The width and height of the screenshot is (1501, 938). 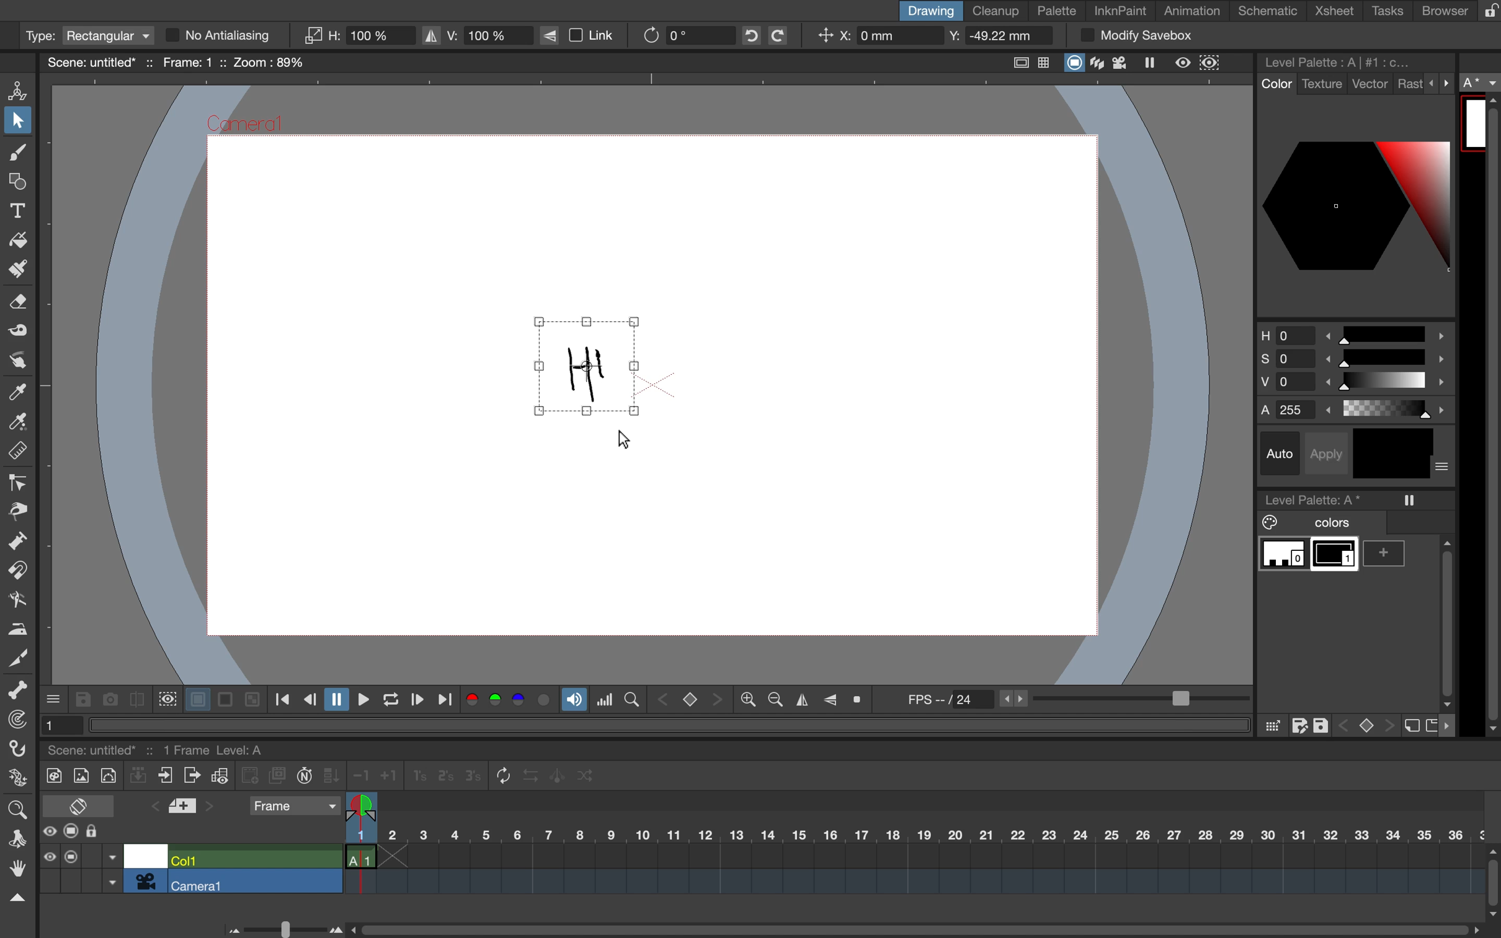 What do you see at coordinates (995, 37) in the screenshot?
I see `y coordinate` at bounding box center [995, 37].